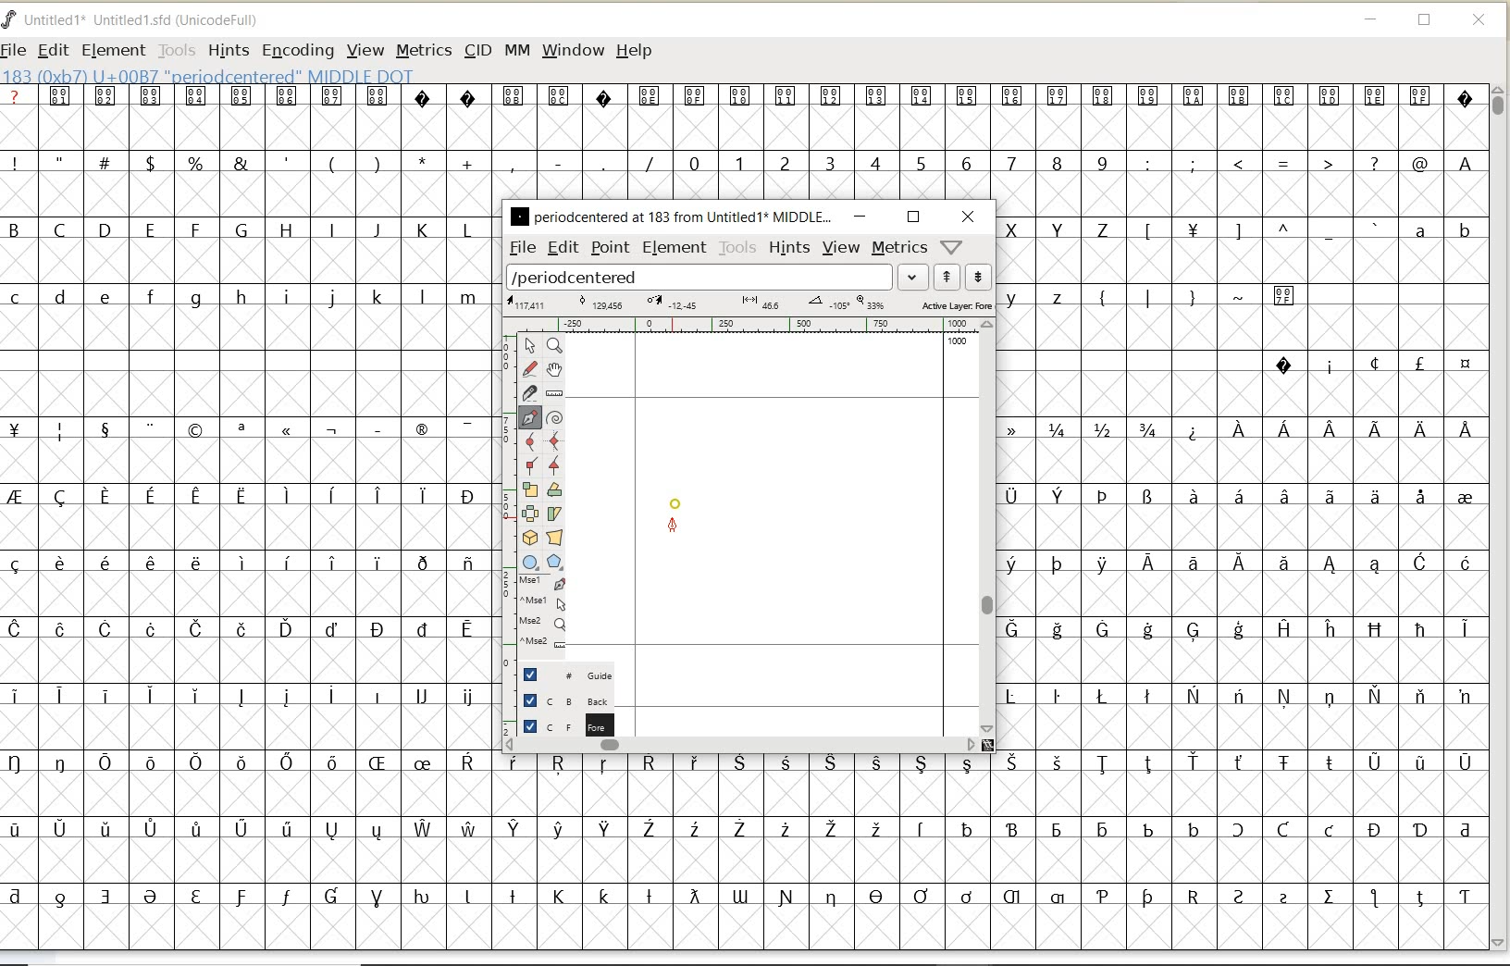 Image resolution: width=1510 pixels, height=966 pixels. What do you see at coordinates (529, 464) in the screenshot?
I see `Add a corner point` at bounding box center [529, 464].